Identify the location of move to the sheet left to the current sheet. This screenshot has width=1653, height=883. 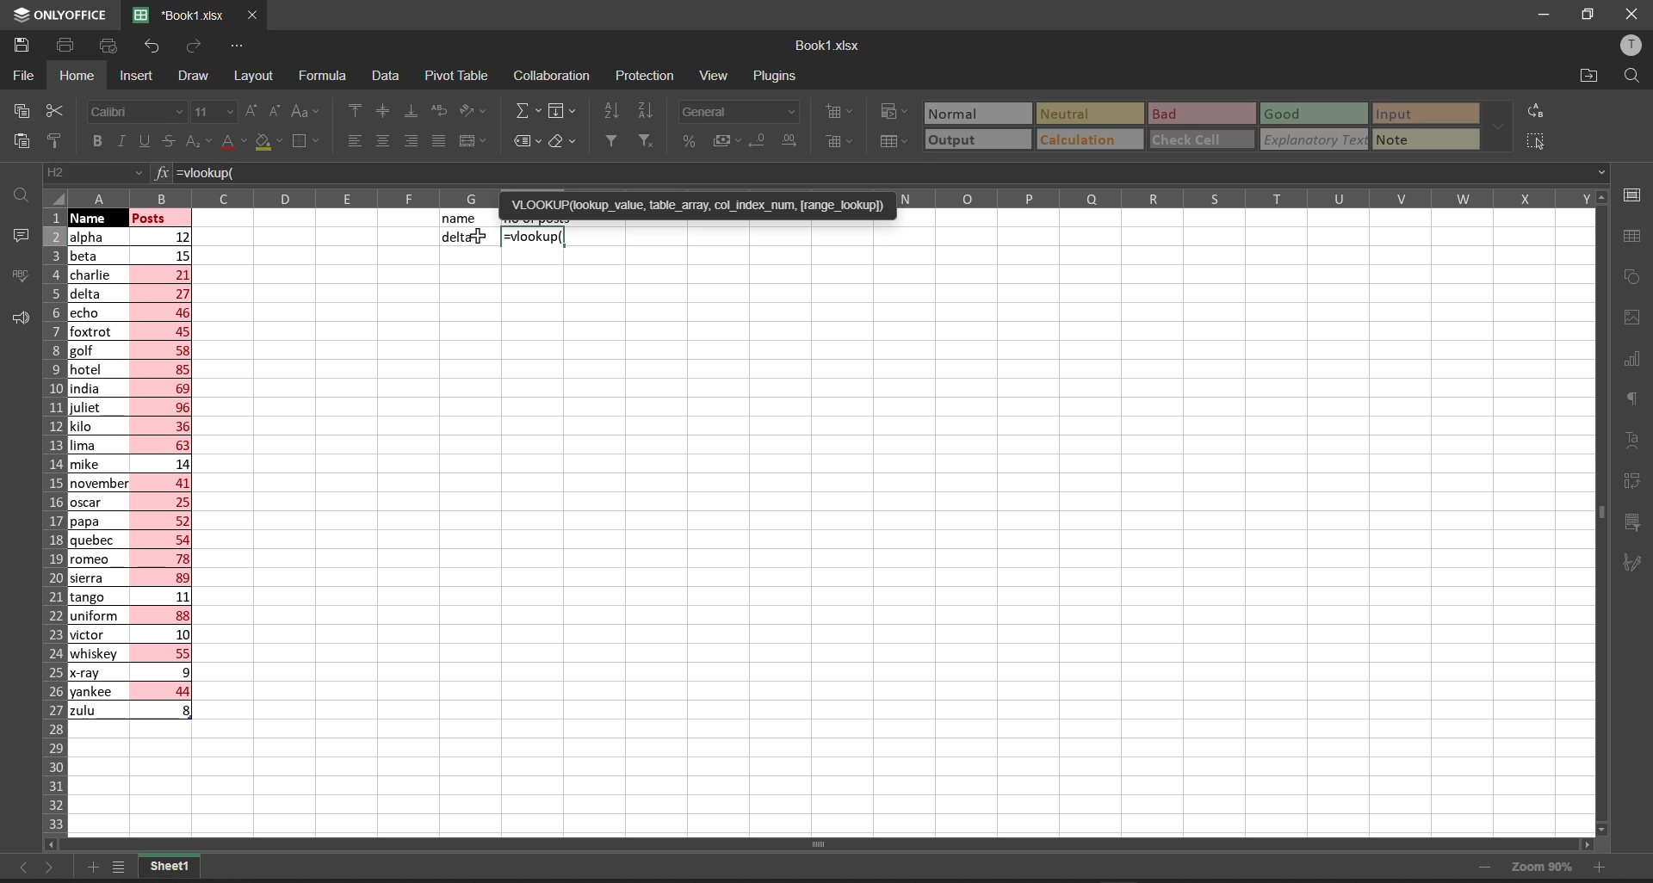
(20, 868).